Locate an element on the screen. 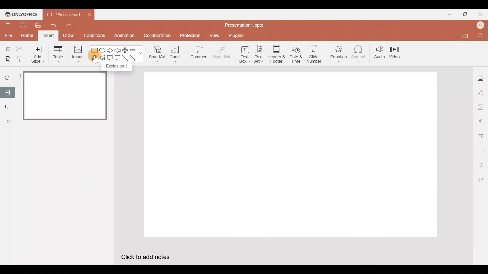 This screenshot has height=274, width=488. Shape settings is located at coordinates (482, 92).